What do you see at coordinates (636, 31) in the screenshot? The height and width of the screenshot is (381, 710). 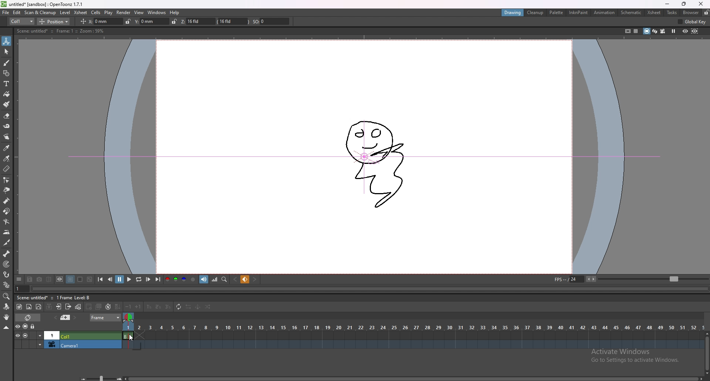 I see `field guide` at bounding box center [636, 31].